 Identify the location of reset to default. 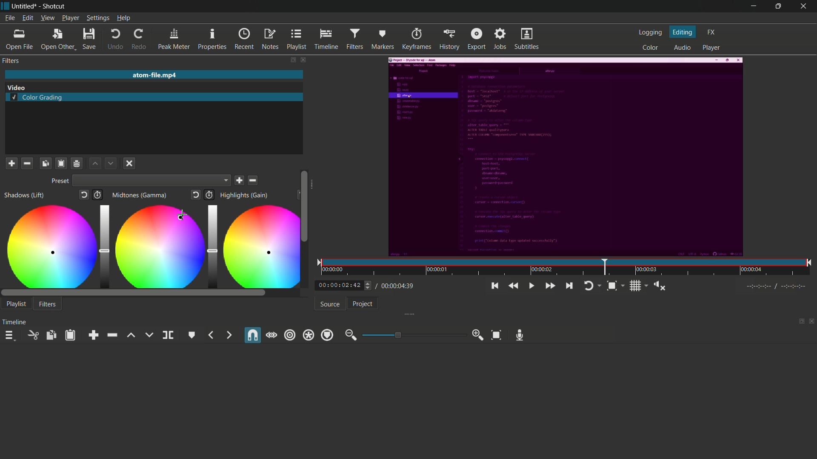
(196, 195).